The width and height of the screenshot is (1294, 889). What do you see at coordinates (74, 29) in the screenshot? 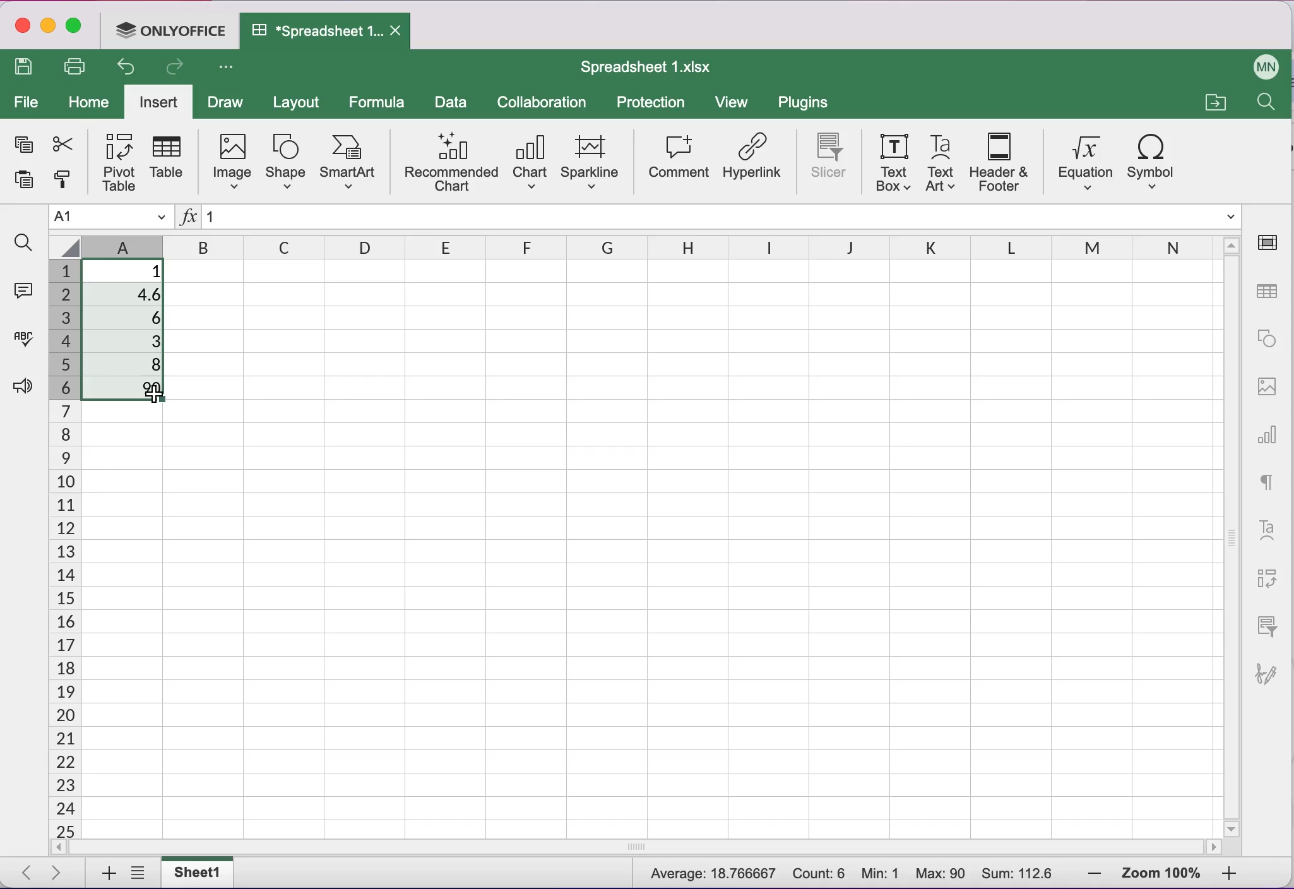
I see `maximize` at bounding box center [74, 29].